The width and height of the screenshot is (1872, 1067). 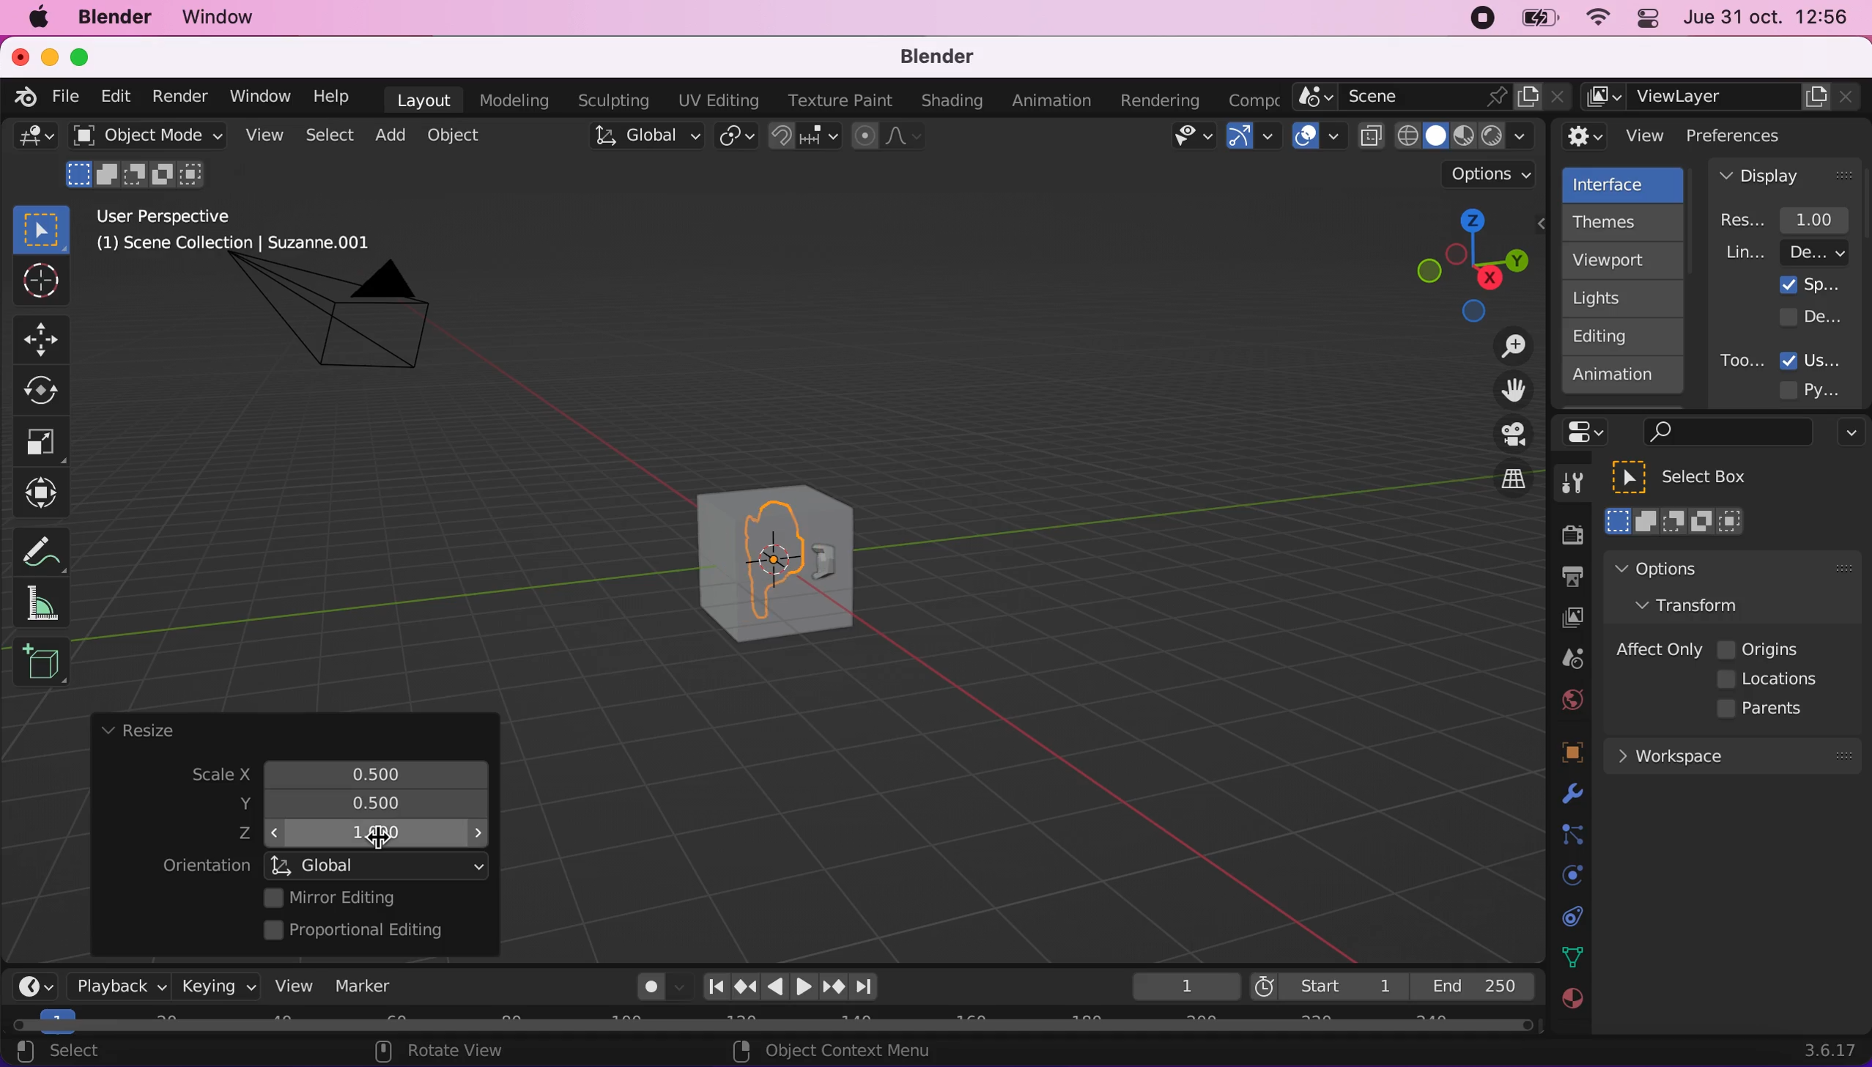 I want to click on jump to endpoint, so click(x=872, y=987).